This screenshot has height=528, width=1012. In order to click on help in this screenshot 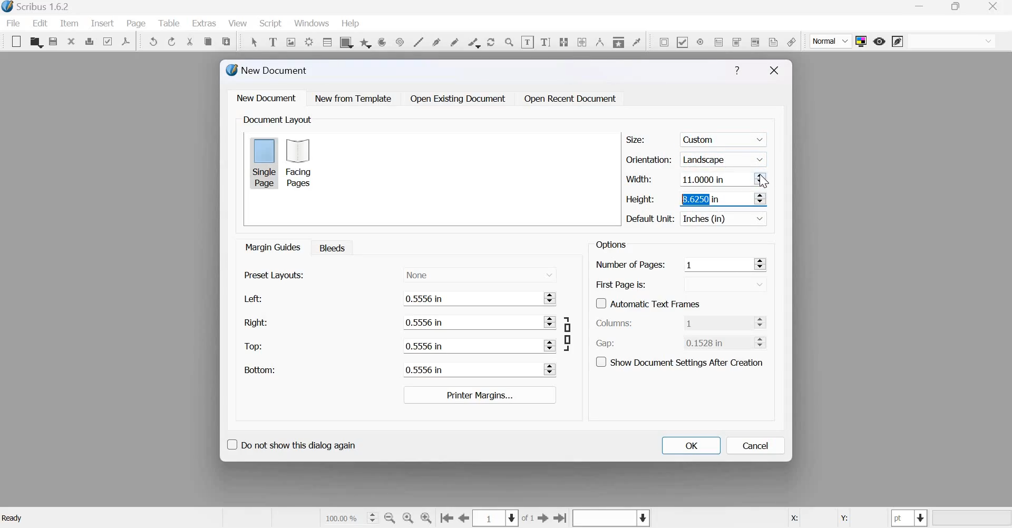, I will do `click(351, 24)`.